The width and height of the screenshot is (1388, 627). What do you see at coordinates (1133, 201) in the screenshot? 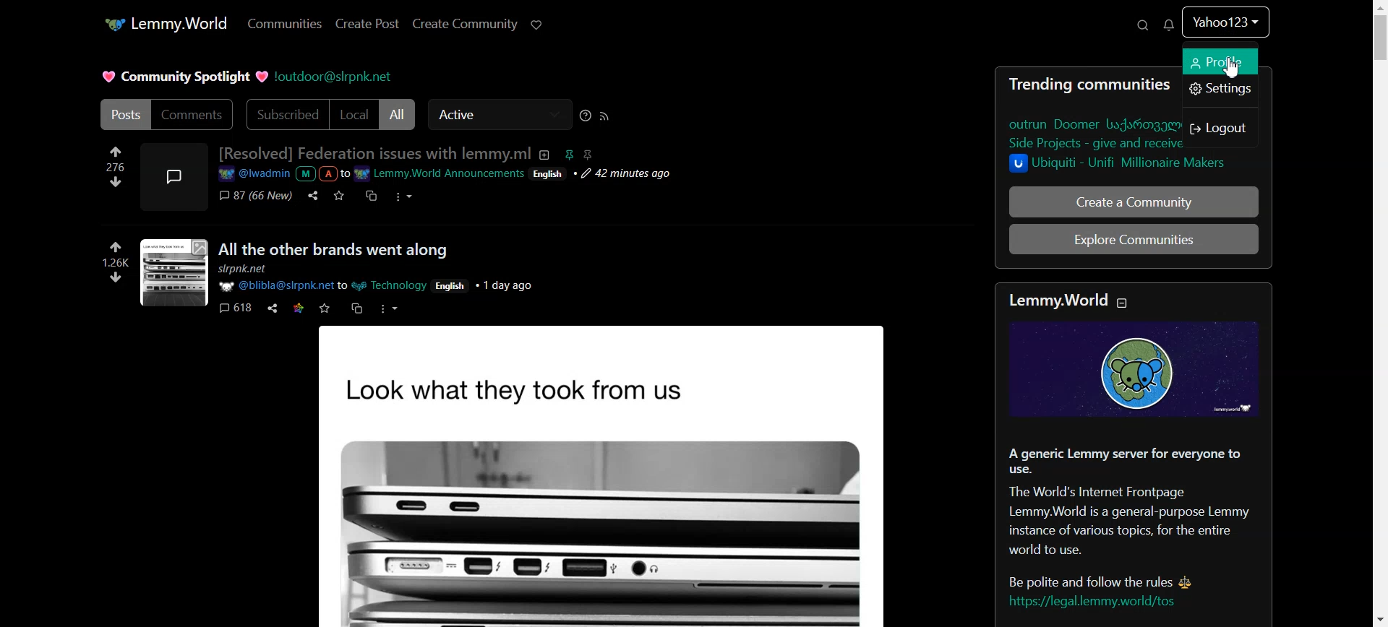
I see `Create a Community` at bounding box center [1133, 201].